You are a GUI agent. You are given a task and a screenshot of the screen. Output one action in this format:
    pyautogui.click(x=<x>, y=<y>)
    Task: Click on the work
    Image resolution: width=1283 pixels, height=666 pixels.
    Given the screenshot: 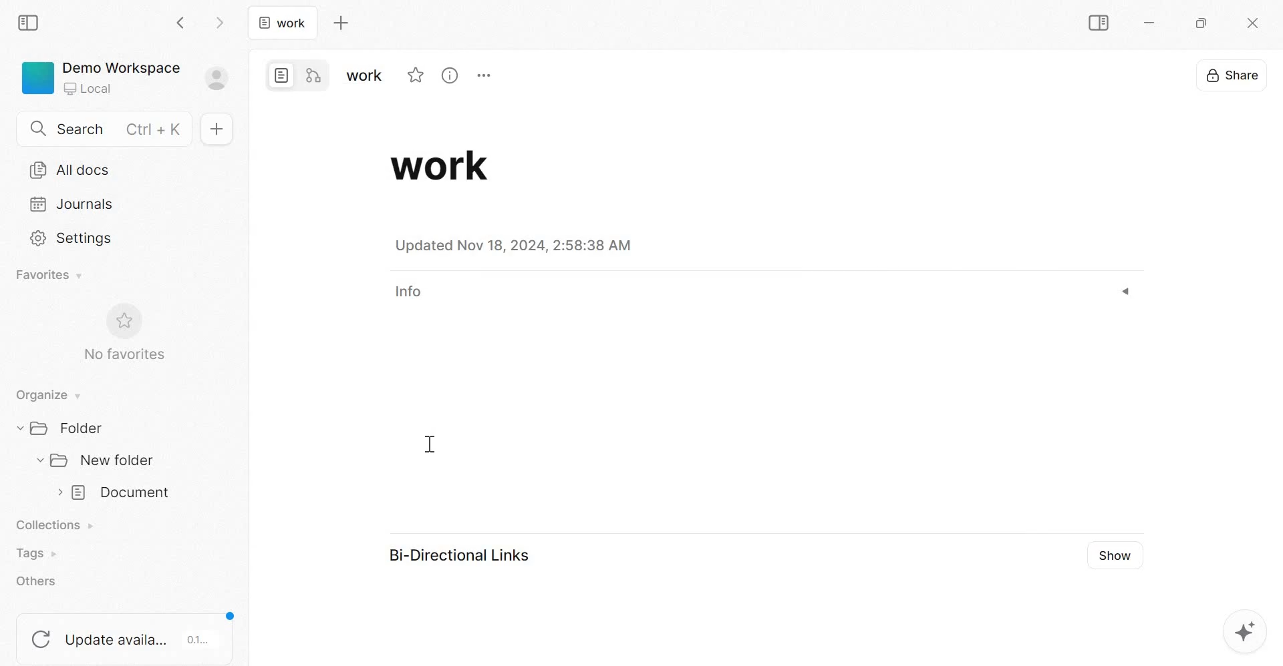 What is the action you would take?
    pyautogui.click(x=364, y=75)
    